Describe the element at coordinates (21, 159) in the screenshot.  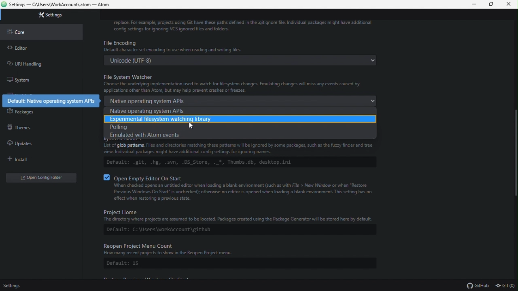
I see `Install` at that location.